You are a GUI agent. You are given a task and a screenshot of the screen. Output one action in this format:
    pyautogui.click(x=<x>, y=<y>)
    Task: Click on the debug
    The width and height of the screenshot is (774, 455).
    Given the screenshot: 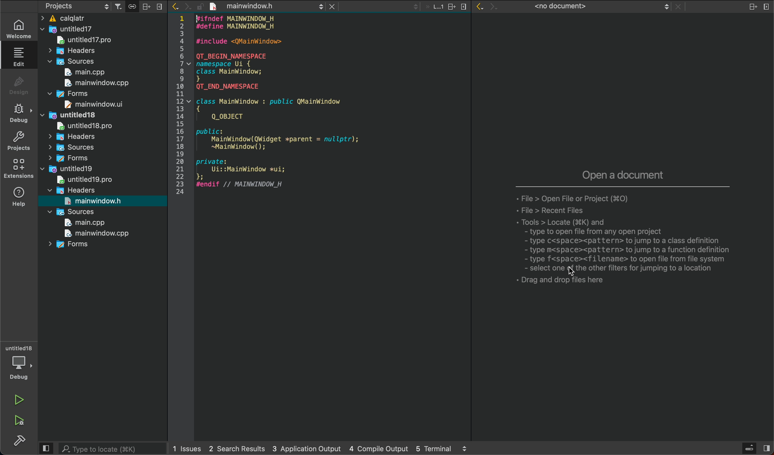 What is the action you would take?
    pyautogui.click(x=21, y=113)
    